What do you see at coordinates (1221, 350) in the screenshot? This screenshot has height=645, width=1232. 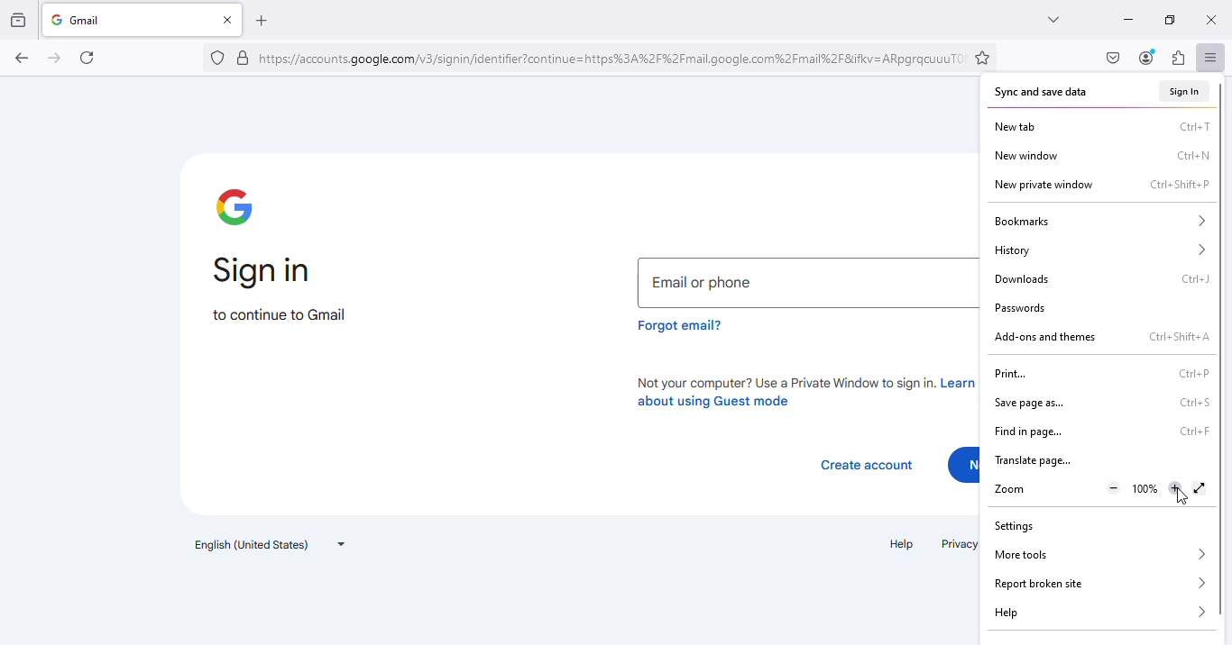 I see `vertical scroll bar` at bounding box center [1221, 350].